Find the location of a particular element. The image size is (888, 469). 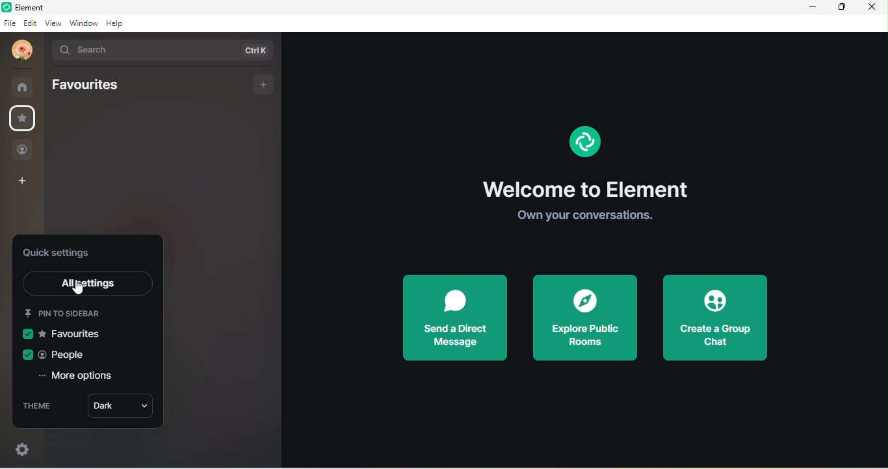

edit is located at coordinates (31, 23).